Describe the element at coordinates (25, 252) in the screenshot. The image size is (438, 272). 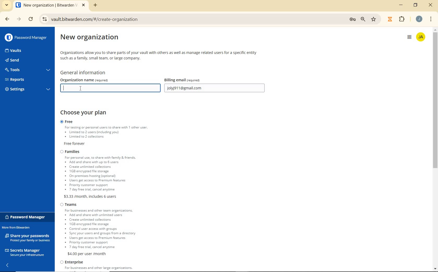
I see `secrets manager` at that location.